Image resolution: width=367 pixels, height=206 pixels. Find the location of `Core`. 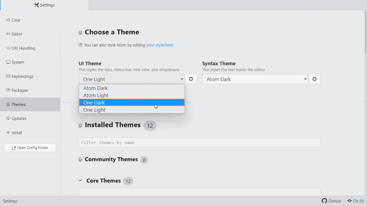

Core is located at coordinates (28, 21).